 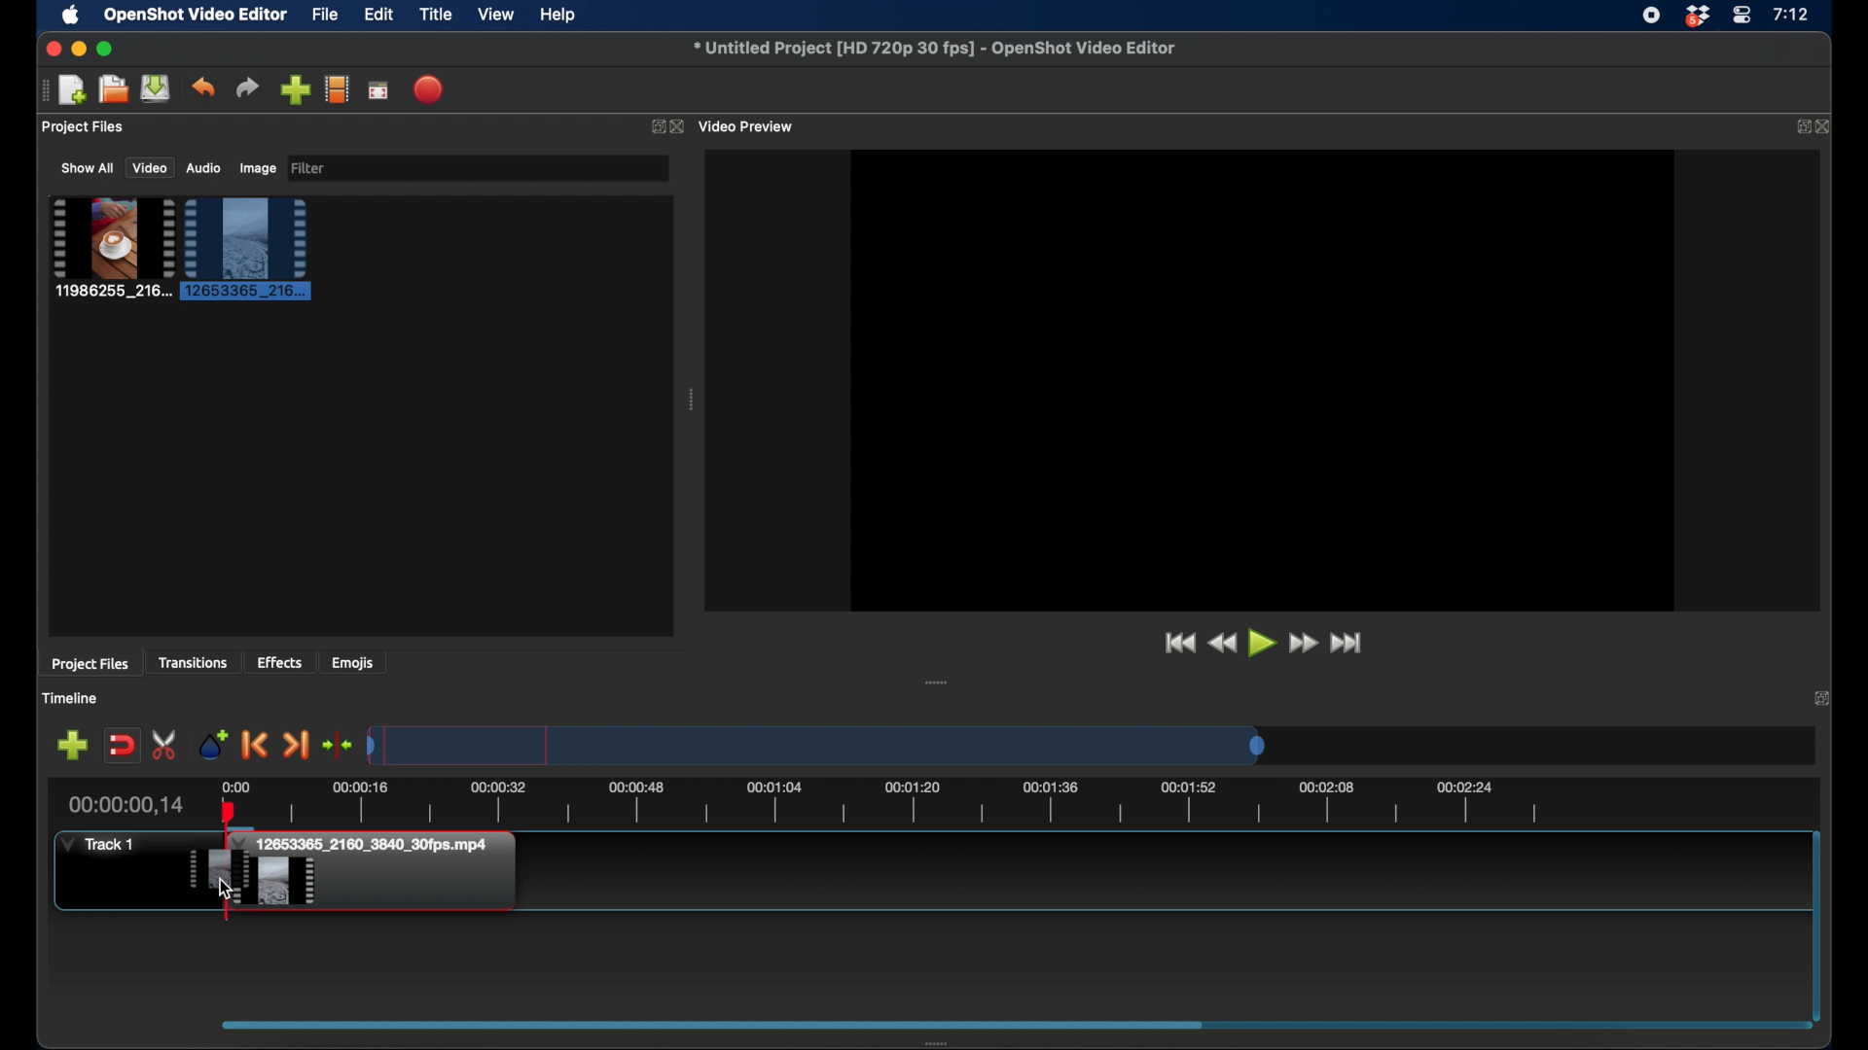 I want to click on image, so click(x=257, y=169).